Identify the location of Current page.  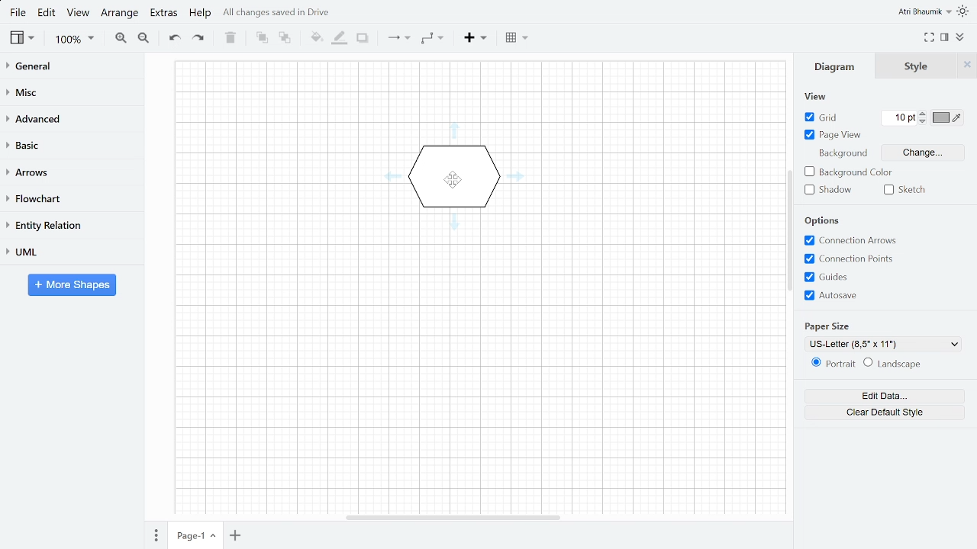
(195, 536).